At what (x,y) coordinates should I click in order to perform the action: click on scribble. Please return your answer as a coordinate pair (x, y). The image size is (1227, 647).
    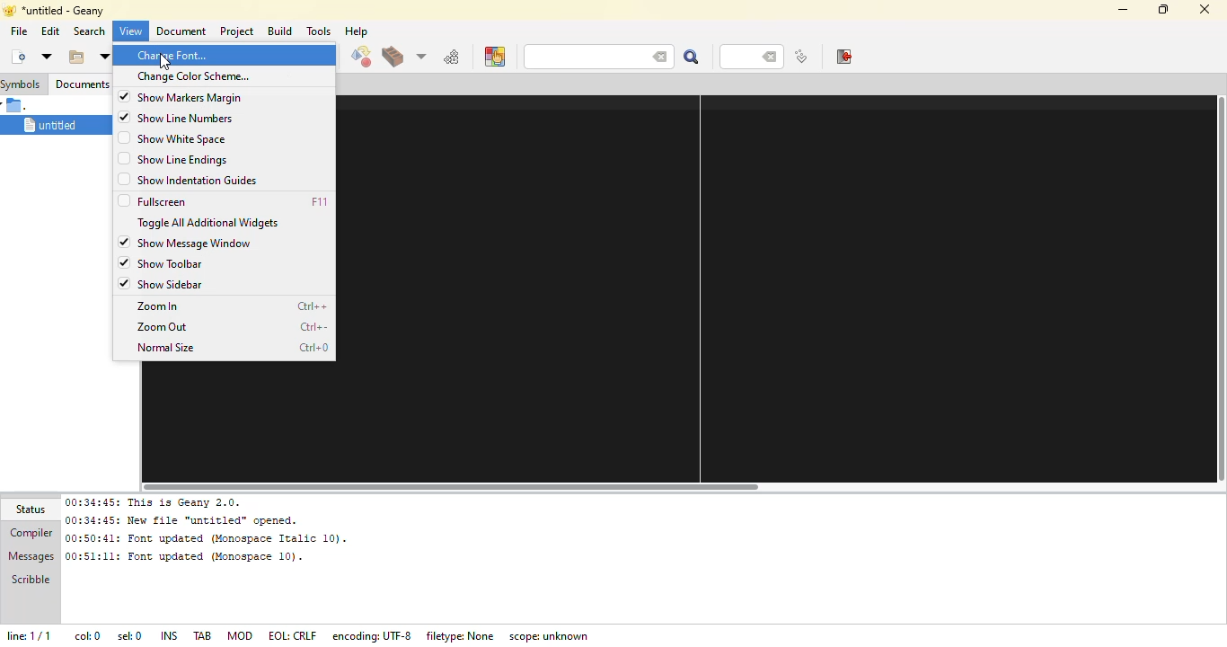
    Looking at the image, I should click on (28, 581).